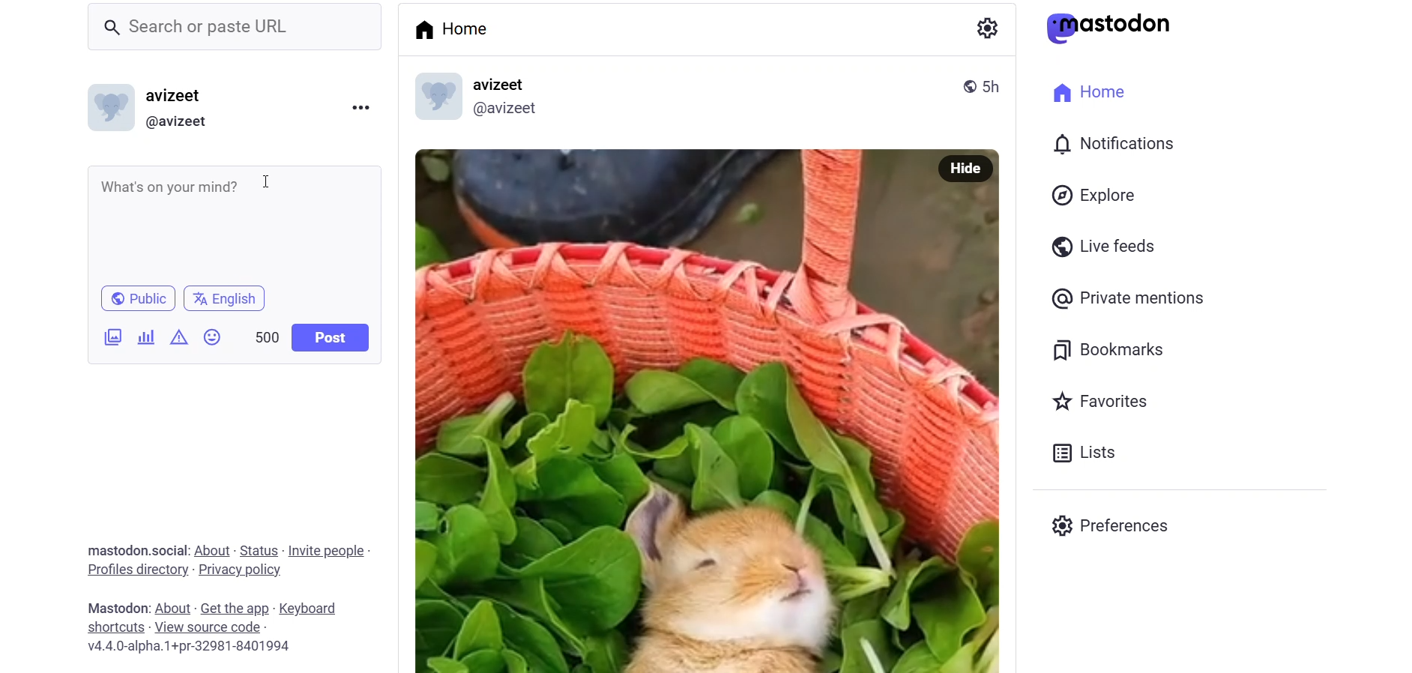 Image resolution: width=1412 pixels, height=673 pixels. Describe the element at coordinates (227, 298) in the screenshot. I see `language` at that location.